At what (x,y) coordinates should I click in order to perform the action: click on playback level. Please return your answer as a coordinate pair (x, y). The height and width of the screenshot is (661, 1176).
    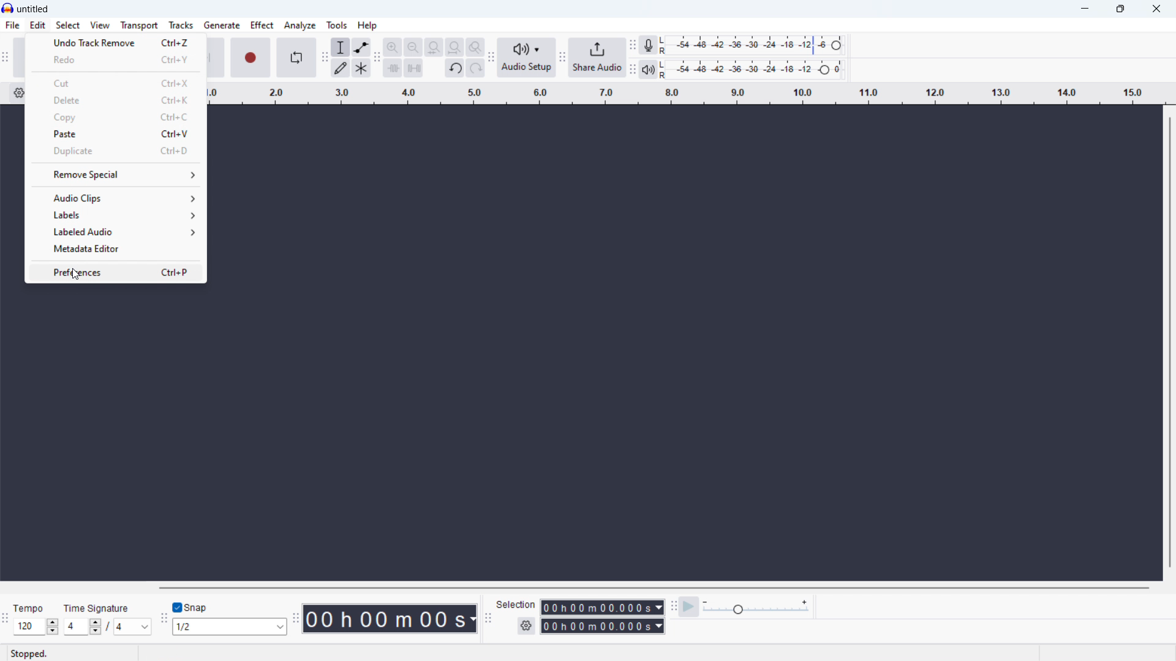
    Looking at the image, I should click on (755, 69).